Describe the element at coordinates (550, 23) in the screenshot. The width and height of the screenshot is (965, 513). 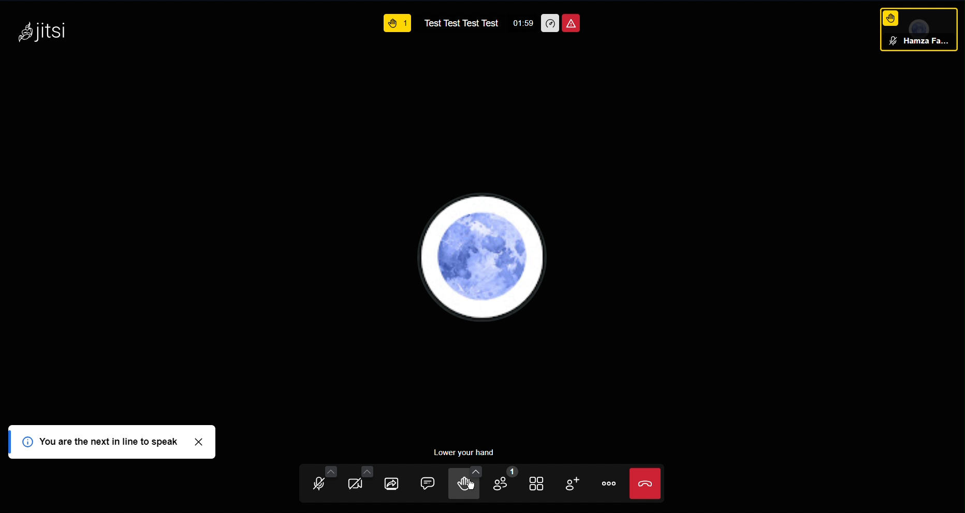
I see `Performance Settings` at that location.